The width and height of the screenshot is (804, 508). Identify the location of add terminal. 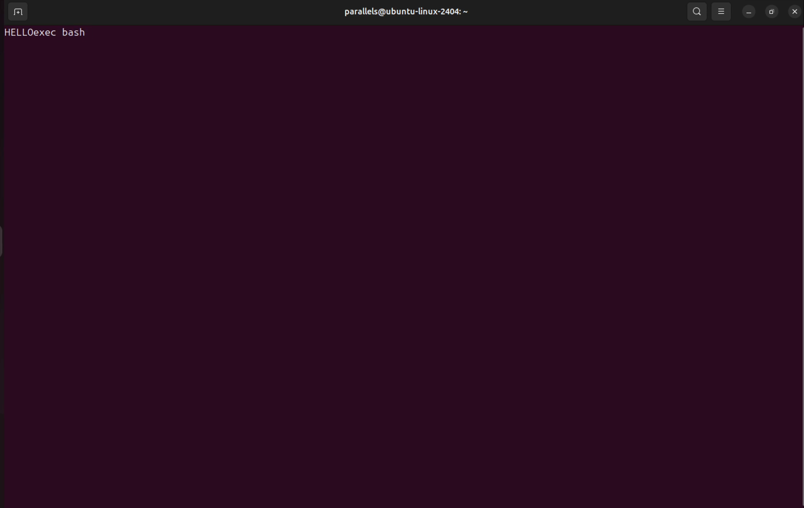
(19, 13).